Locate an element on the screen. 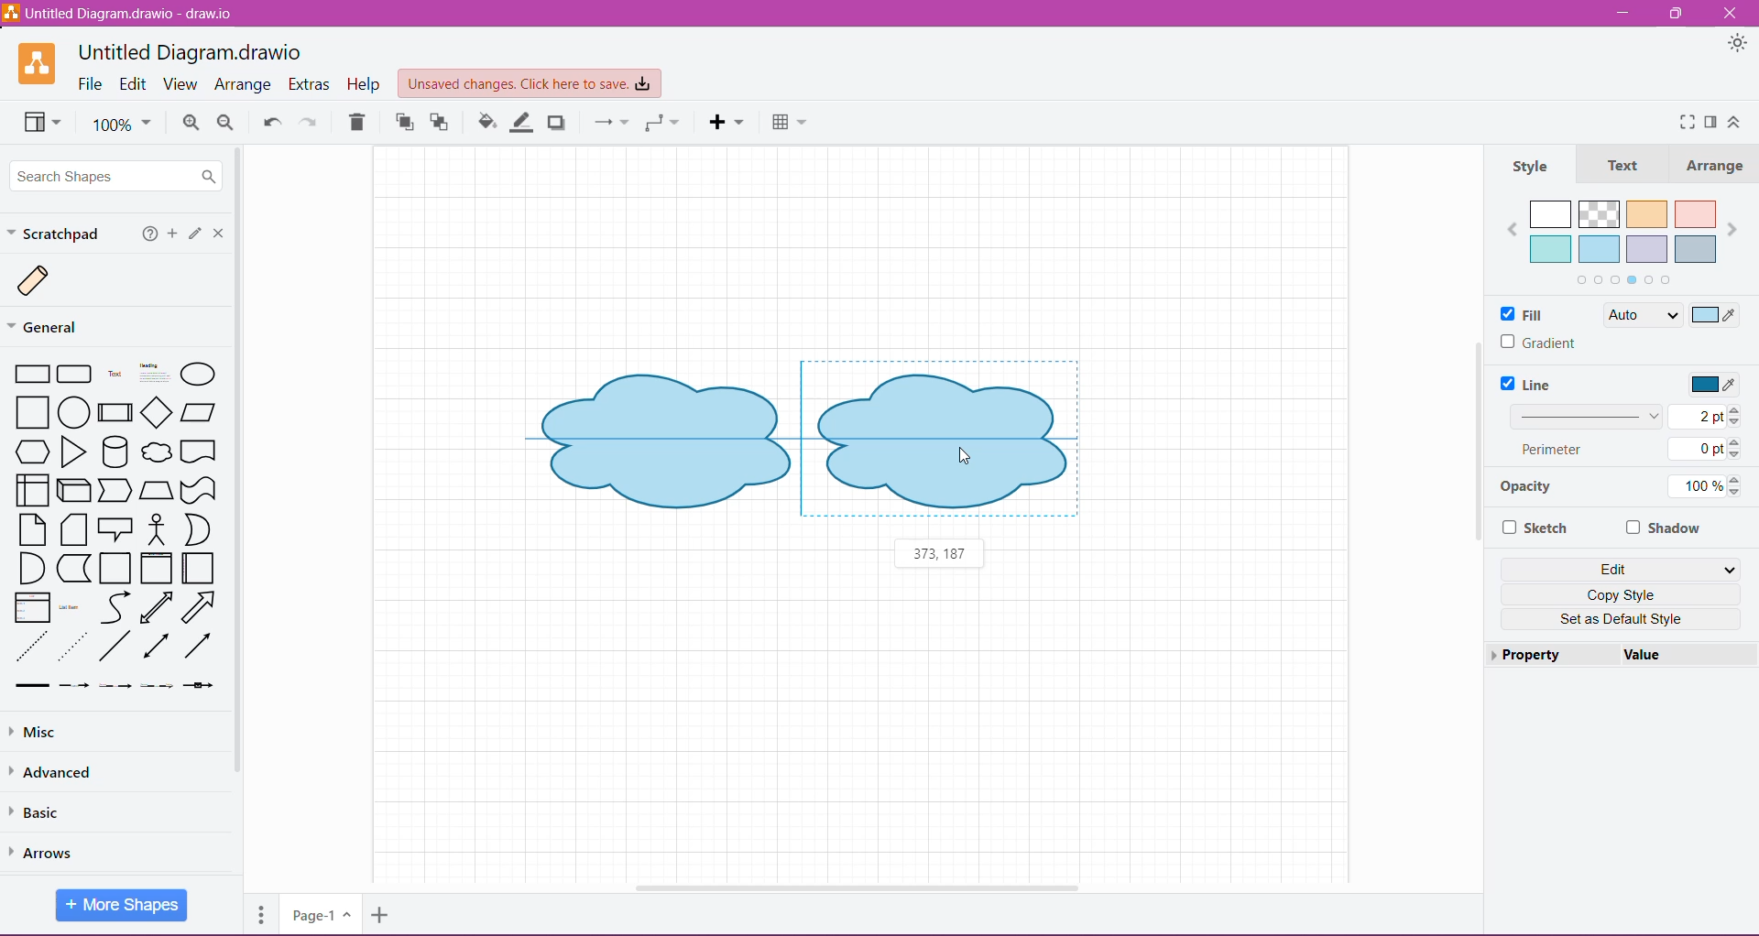 The width and height of the screenshot is (1759, 936). Edit is located at coordinates (135, 84).